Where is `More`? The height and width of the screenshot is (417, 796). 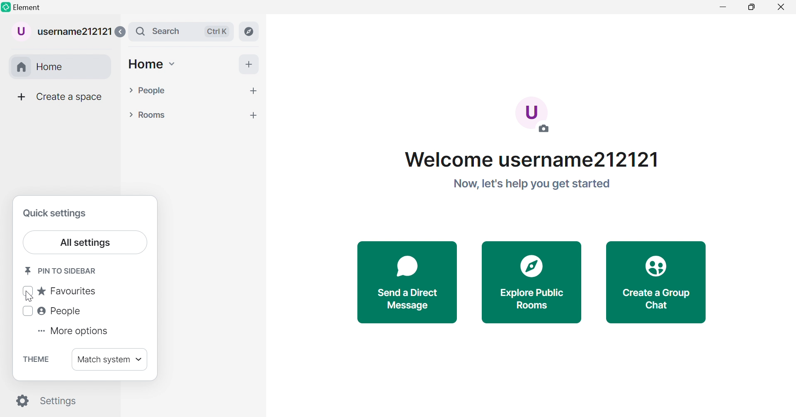 More is located at coordinates (21, 97).